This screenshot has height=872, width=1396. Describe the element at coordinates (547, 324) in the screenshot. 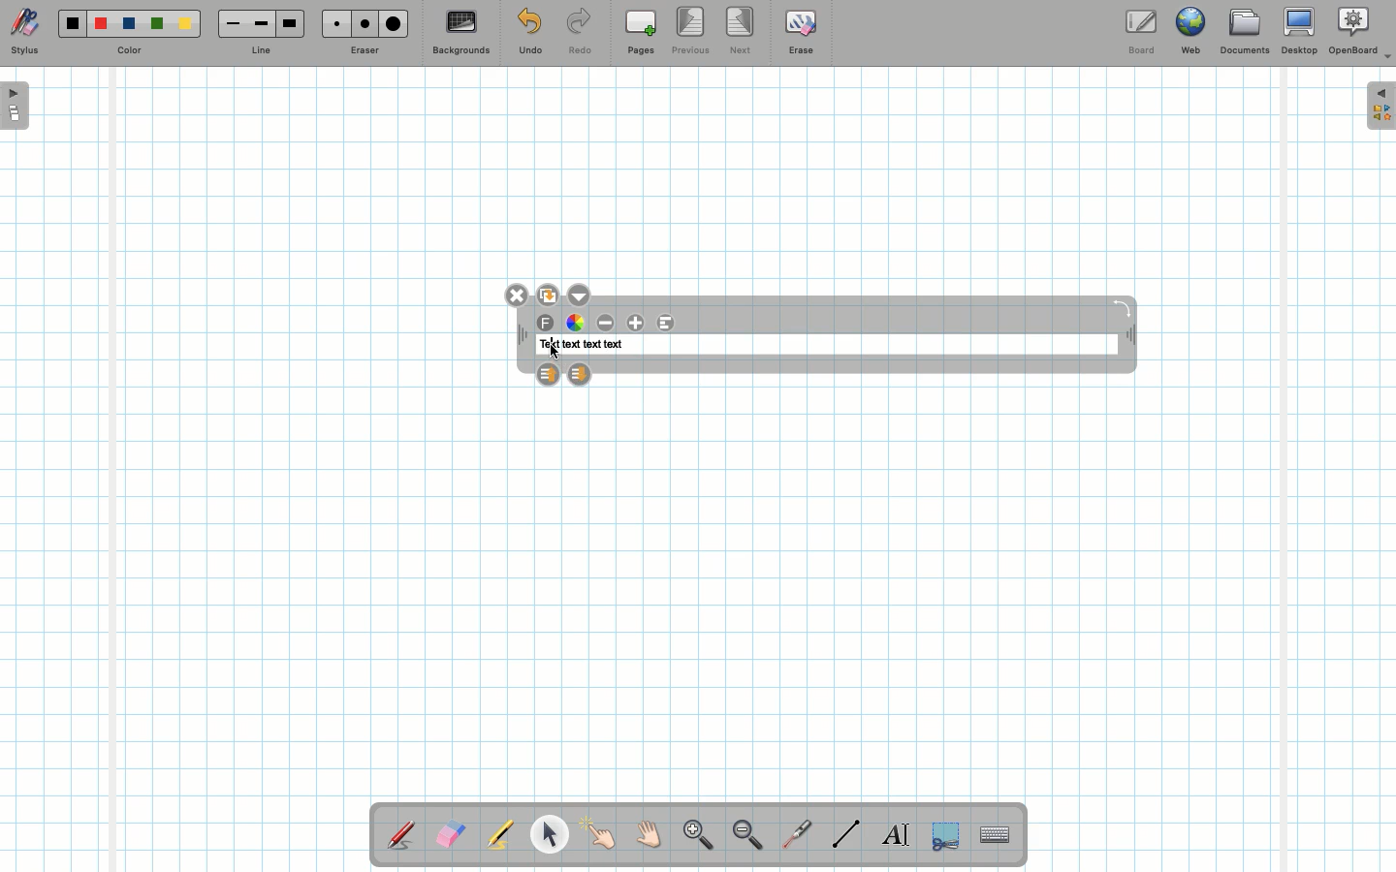

I see `Font` at that location.